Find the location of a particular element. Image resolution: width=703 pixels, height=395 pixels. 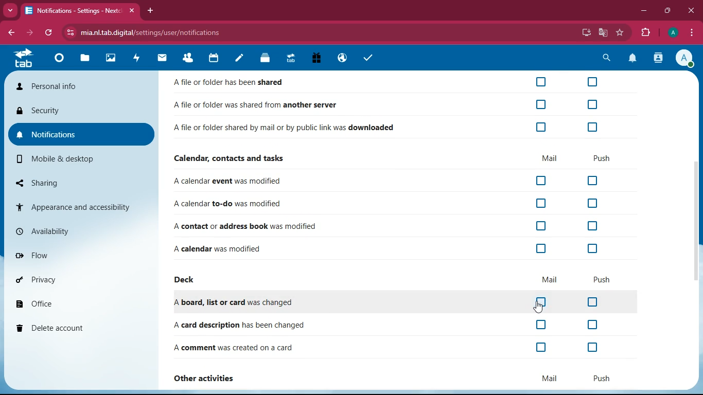

off is located at coordinates (593, 178).